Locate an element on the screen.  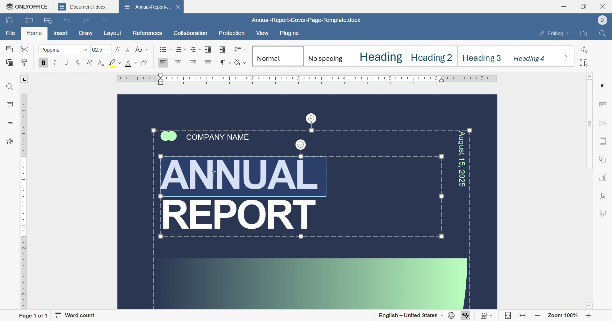
typing cursor is located at coordinates (212, 175).